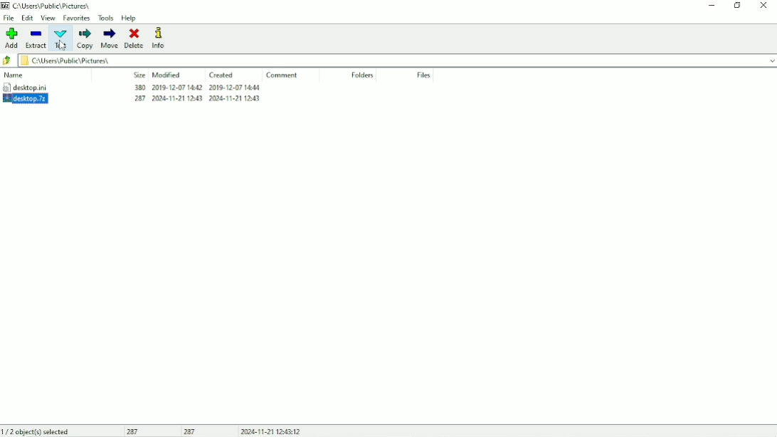 This screenshot has height=437, width=777. What do you see at coordinates (7, 61) in the screenshot?
I see `Back` at bounding box center [7, 61].